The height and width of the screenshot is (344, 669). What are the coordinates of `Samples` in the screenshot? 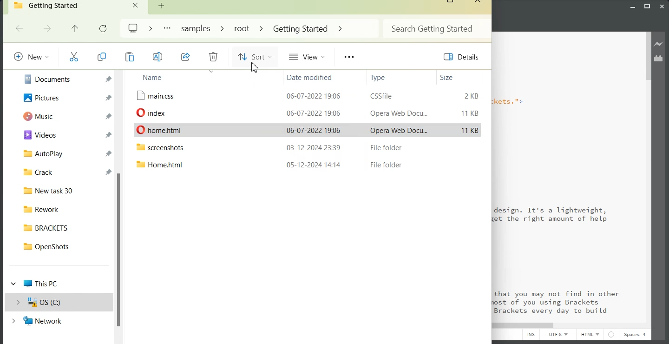 It's located at (197, 28).